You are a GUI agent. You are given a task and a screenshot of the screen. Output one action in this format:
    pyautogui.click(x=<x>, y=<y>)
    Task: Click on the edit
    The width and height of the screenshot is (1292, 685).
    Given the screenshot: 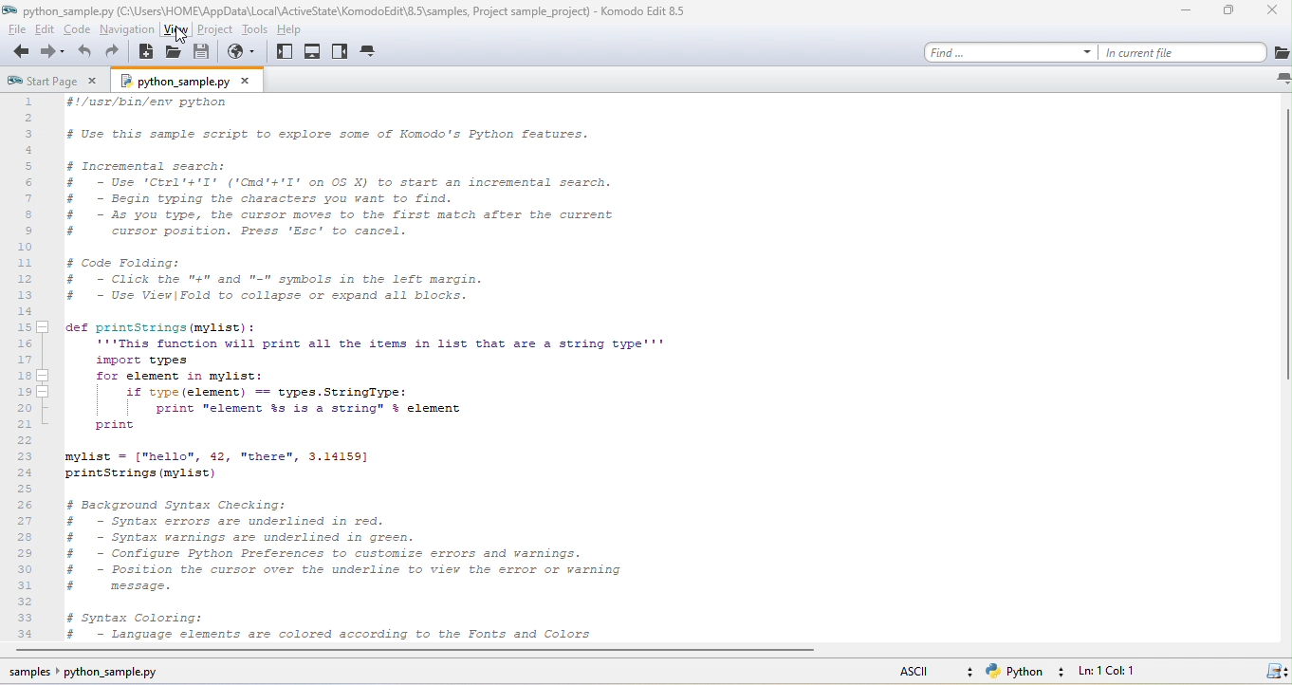 What is the action you would take?
    pyautogui.click(x=46, y=33)
    